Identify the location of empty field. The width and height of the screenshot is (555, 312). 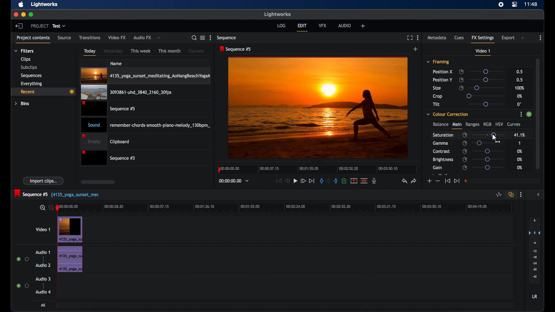
(502, 181).